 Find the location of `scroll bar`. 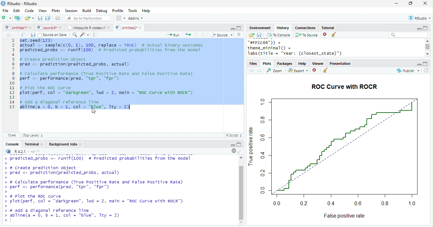

scroll bar is located at coordinates (242, 193).